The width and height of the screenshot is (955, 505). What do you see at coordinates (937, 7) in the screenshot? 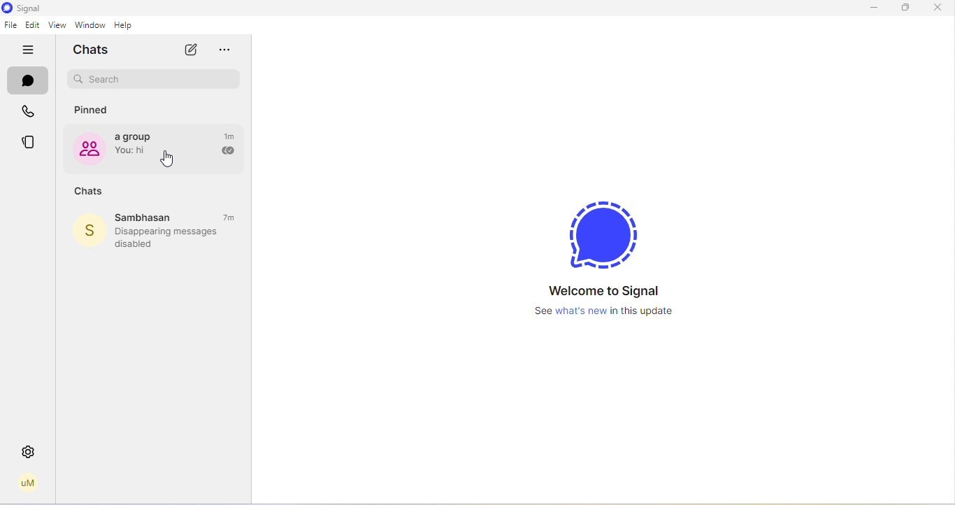
I see `close` at bounding box center [937, 7].